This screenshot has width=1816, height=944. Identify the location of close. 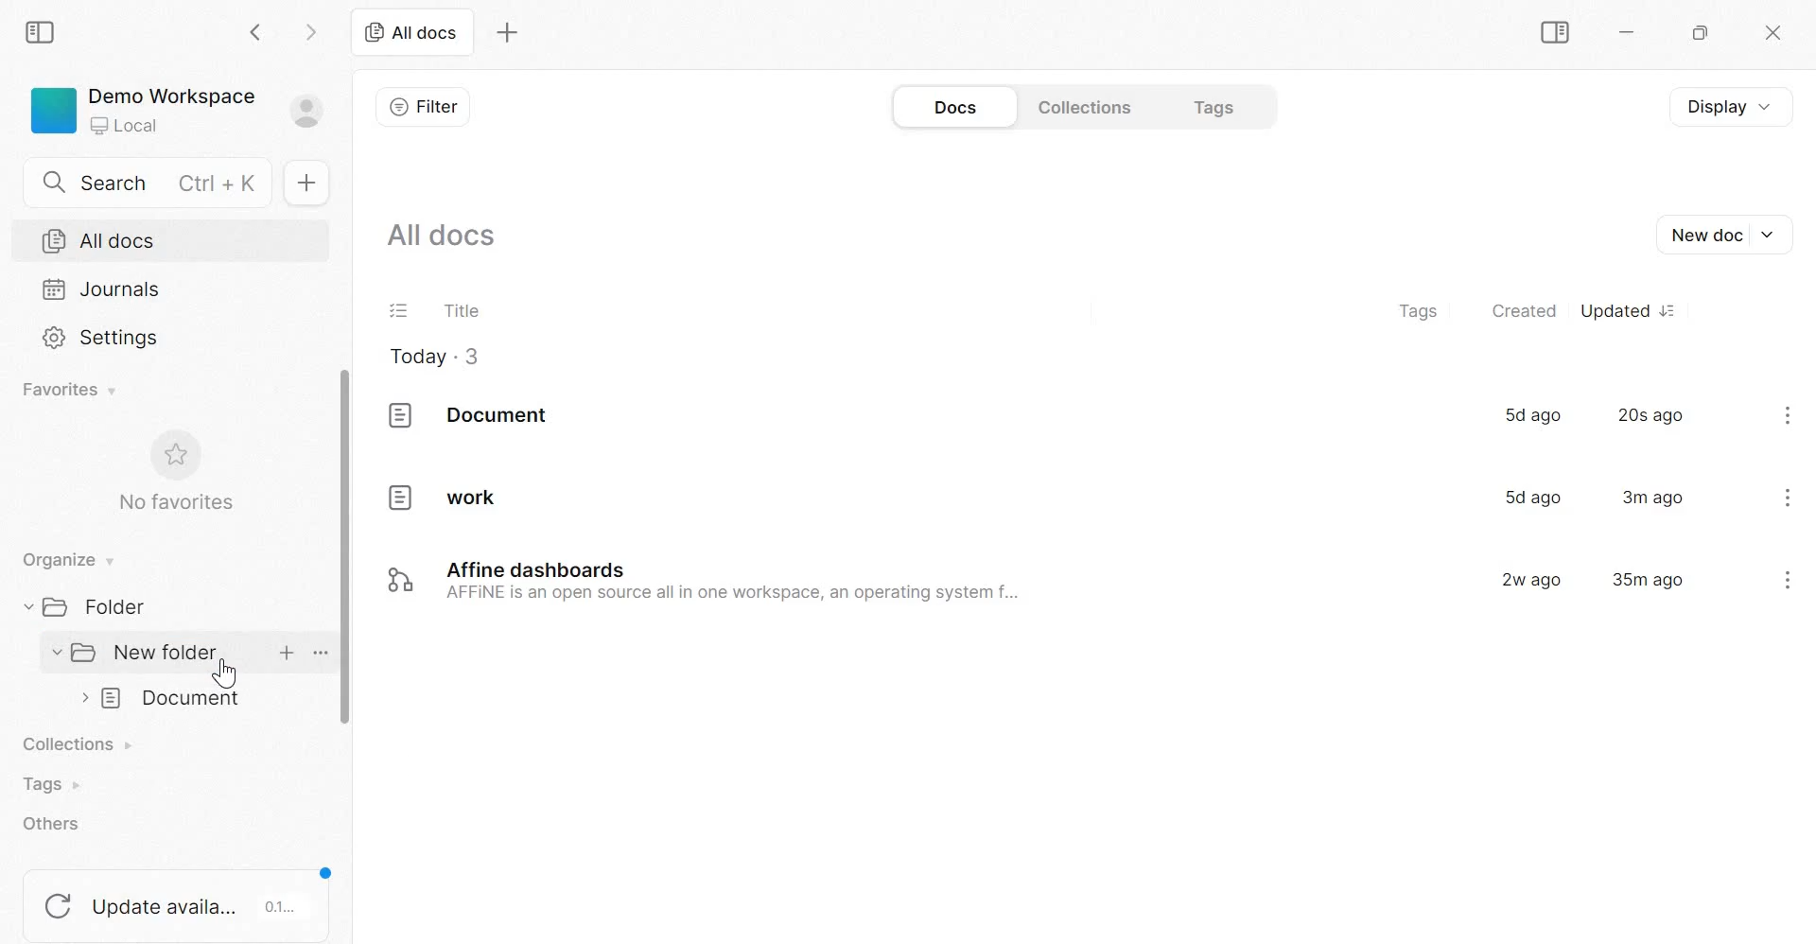
(1774, 34).